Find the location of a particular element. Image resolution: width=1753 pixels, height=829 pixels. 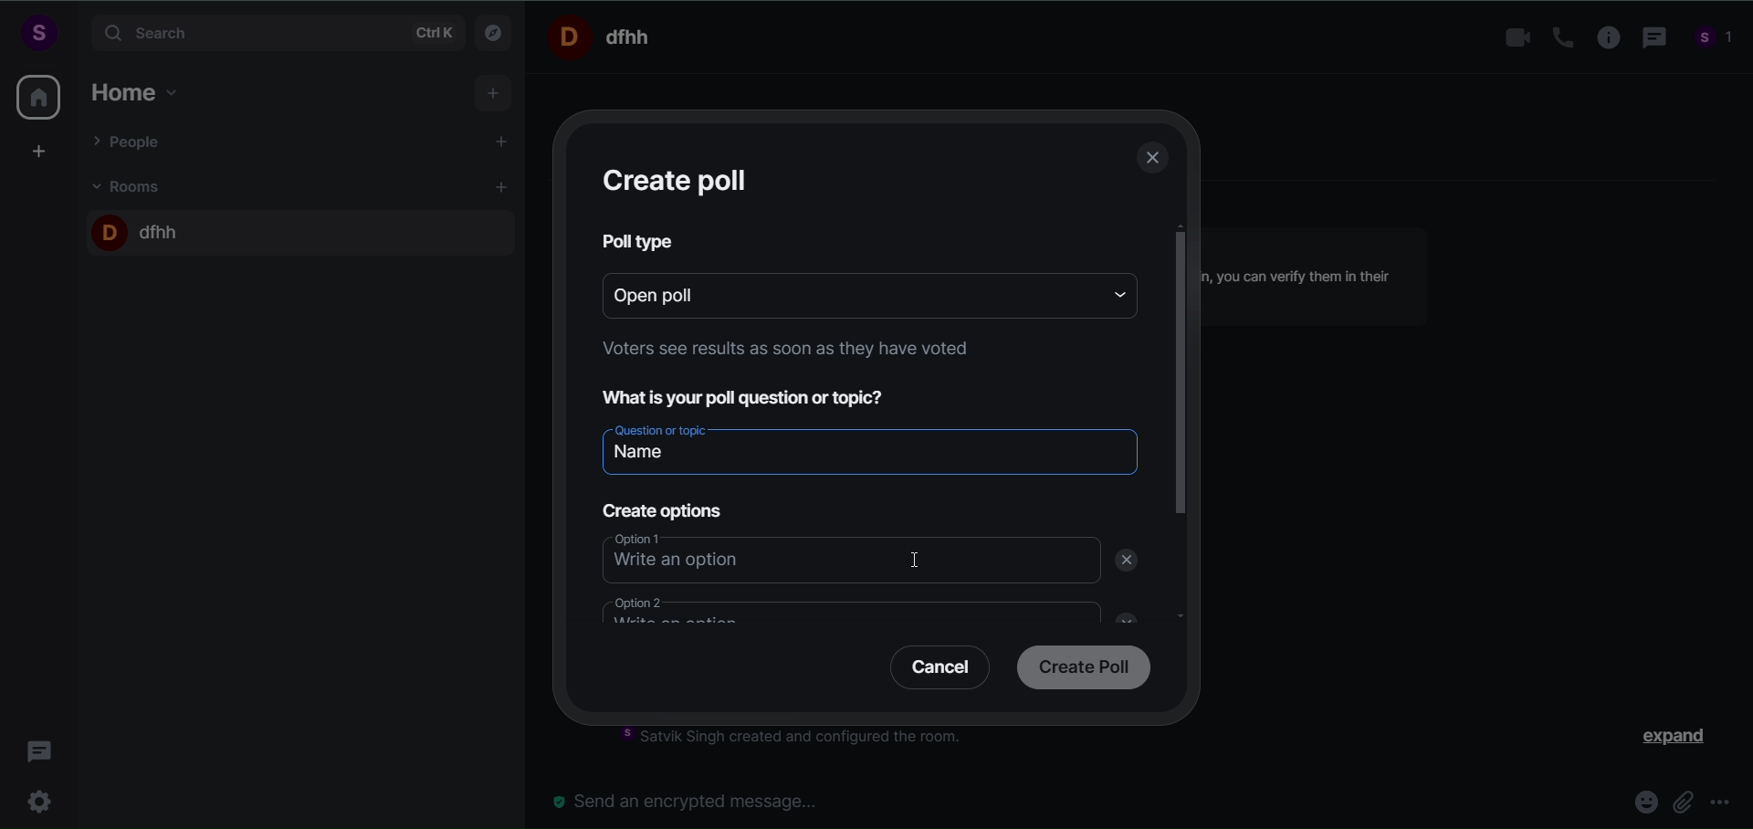

room name is located at coordinates (140, 228).